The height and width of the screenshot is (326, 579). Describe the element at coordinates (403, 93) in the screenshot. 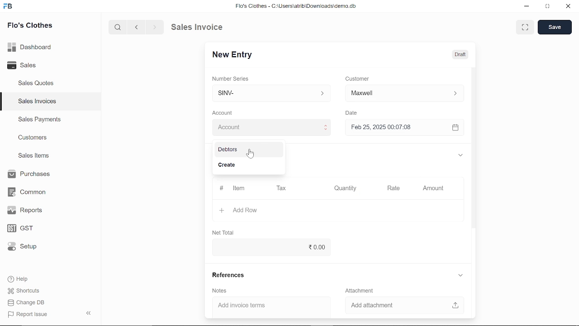

I see `Insert Customer` at that location.